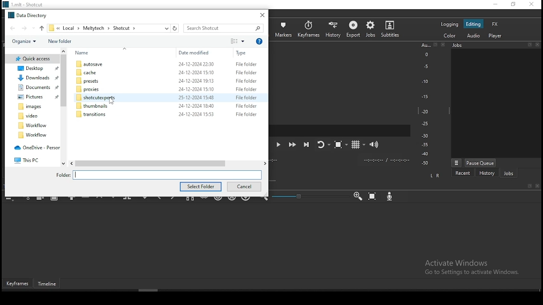 This screenshot has height=305, width=543. What do you see at coordinates (35, 78) in the screenshot?
I see `local folder` at bounding box center [35, 78].